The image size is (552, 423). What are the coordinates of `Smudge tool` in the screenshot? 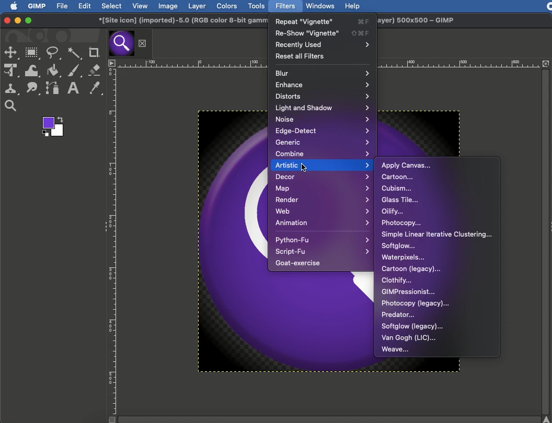 It's located at (33, 89).